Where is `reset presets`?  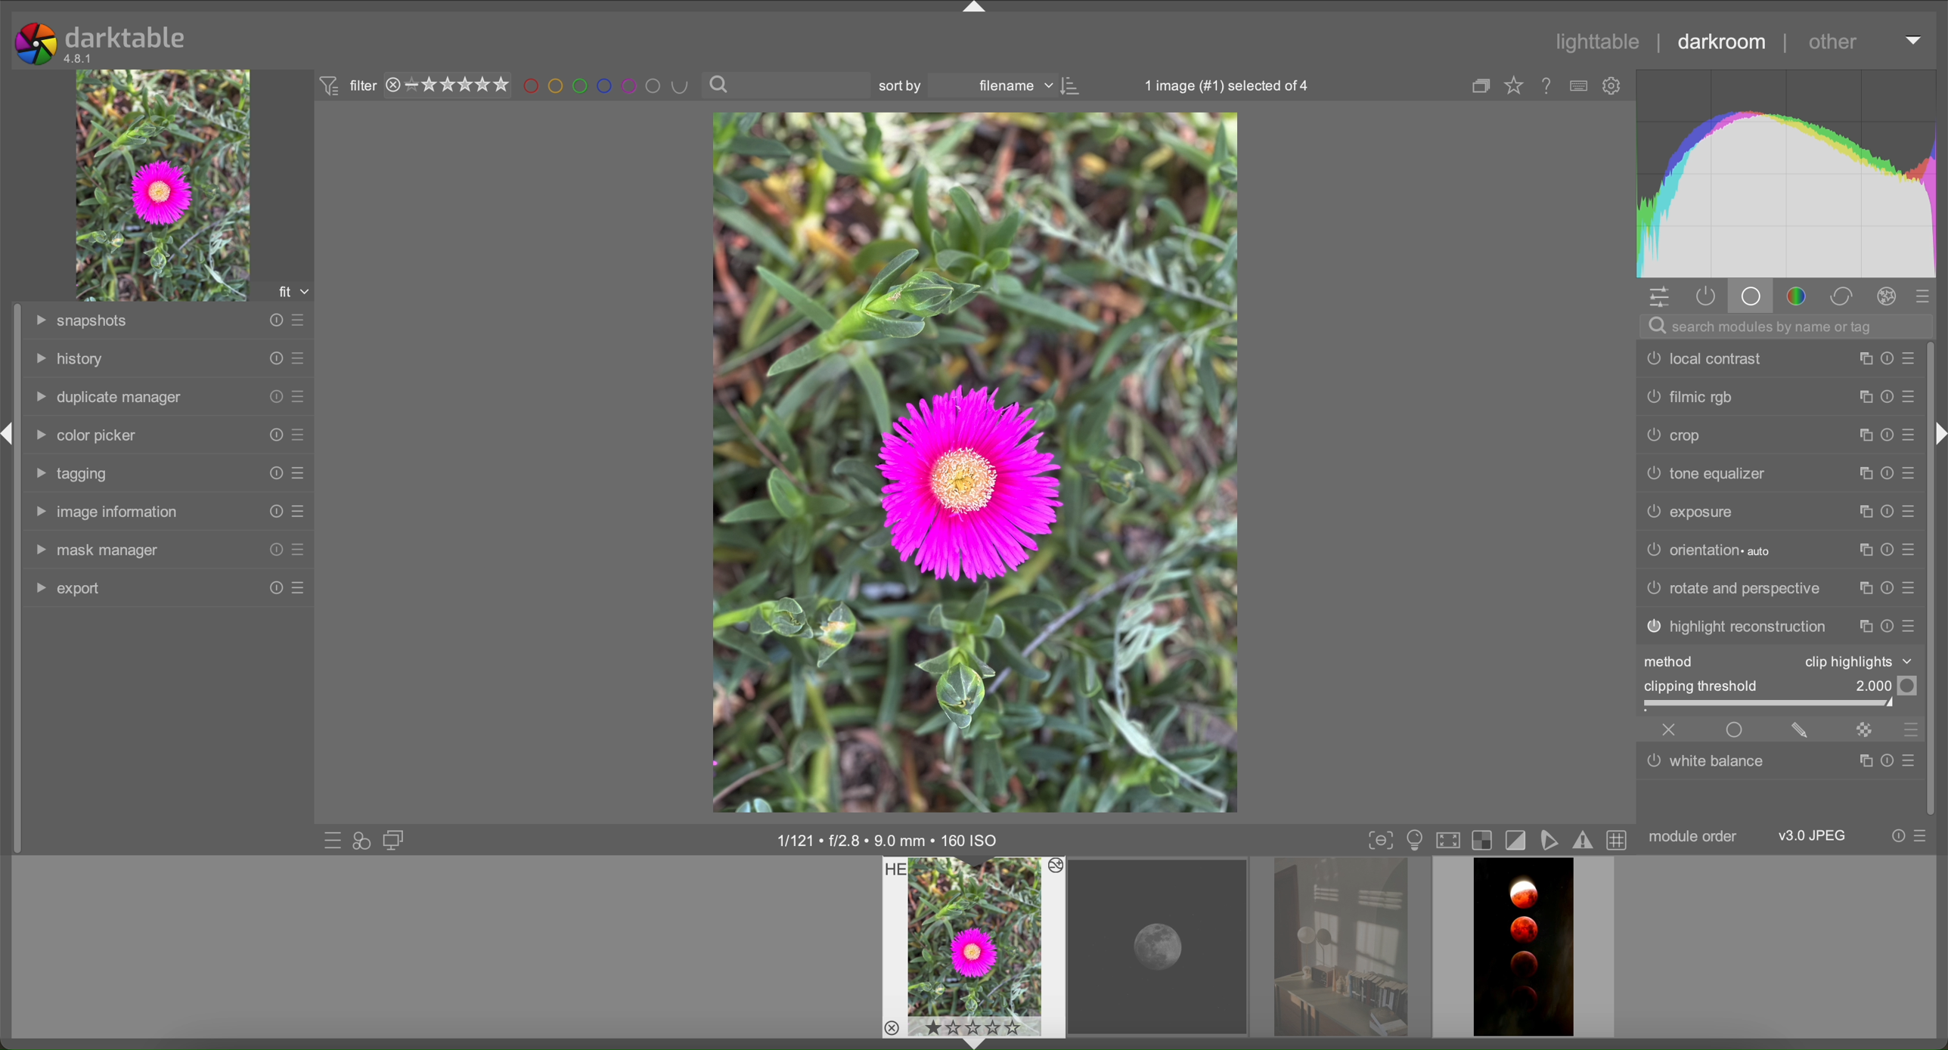
reset presets is located at coordinates (272, 321).